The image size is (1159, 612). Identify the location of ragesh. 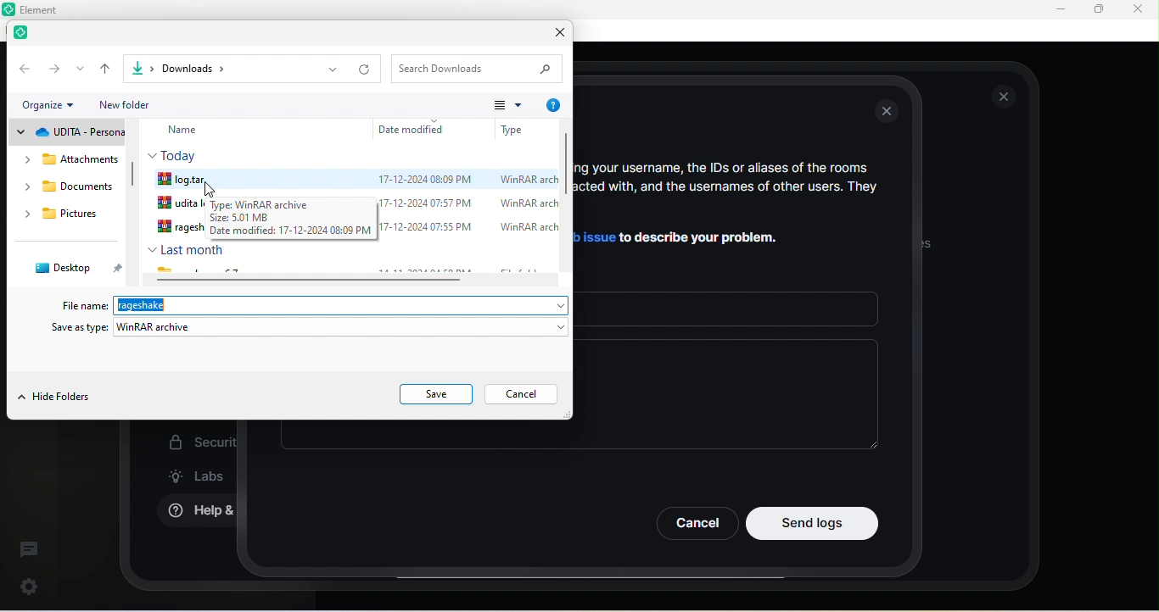
(179, 228).